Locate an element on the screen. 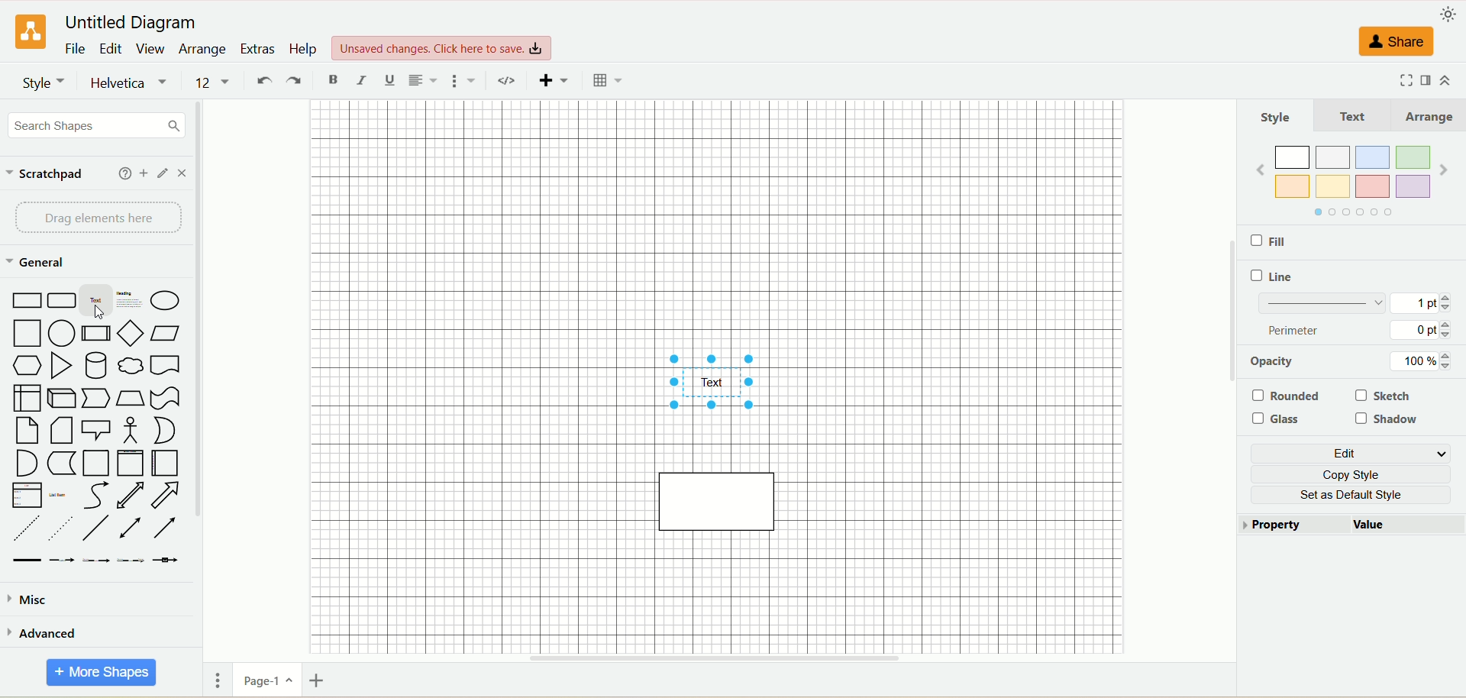 The width and height of the screenshot is (1466, 698). glass is located at coordinates (1280, 422).